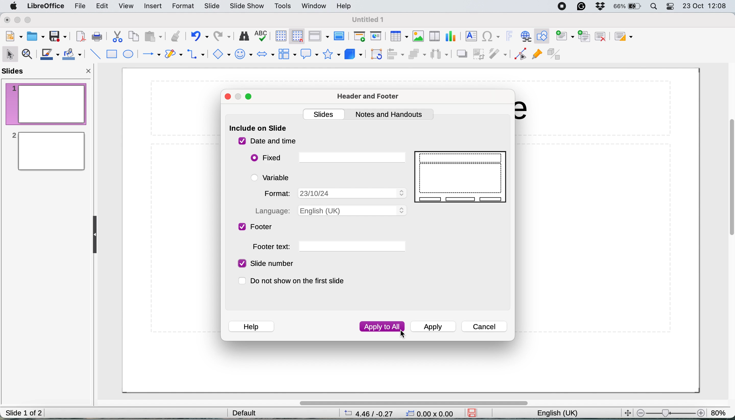 The image size is (735, 420). What do you see at coordinates (398, 36) in the screenshot?
I see `insert table` at bounding box center [398, 36].